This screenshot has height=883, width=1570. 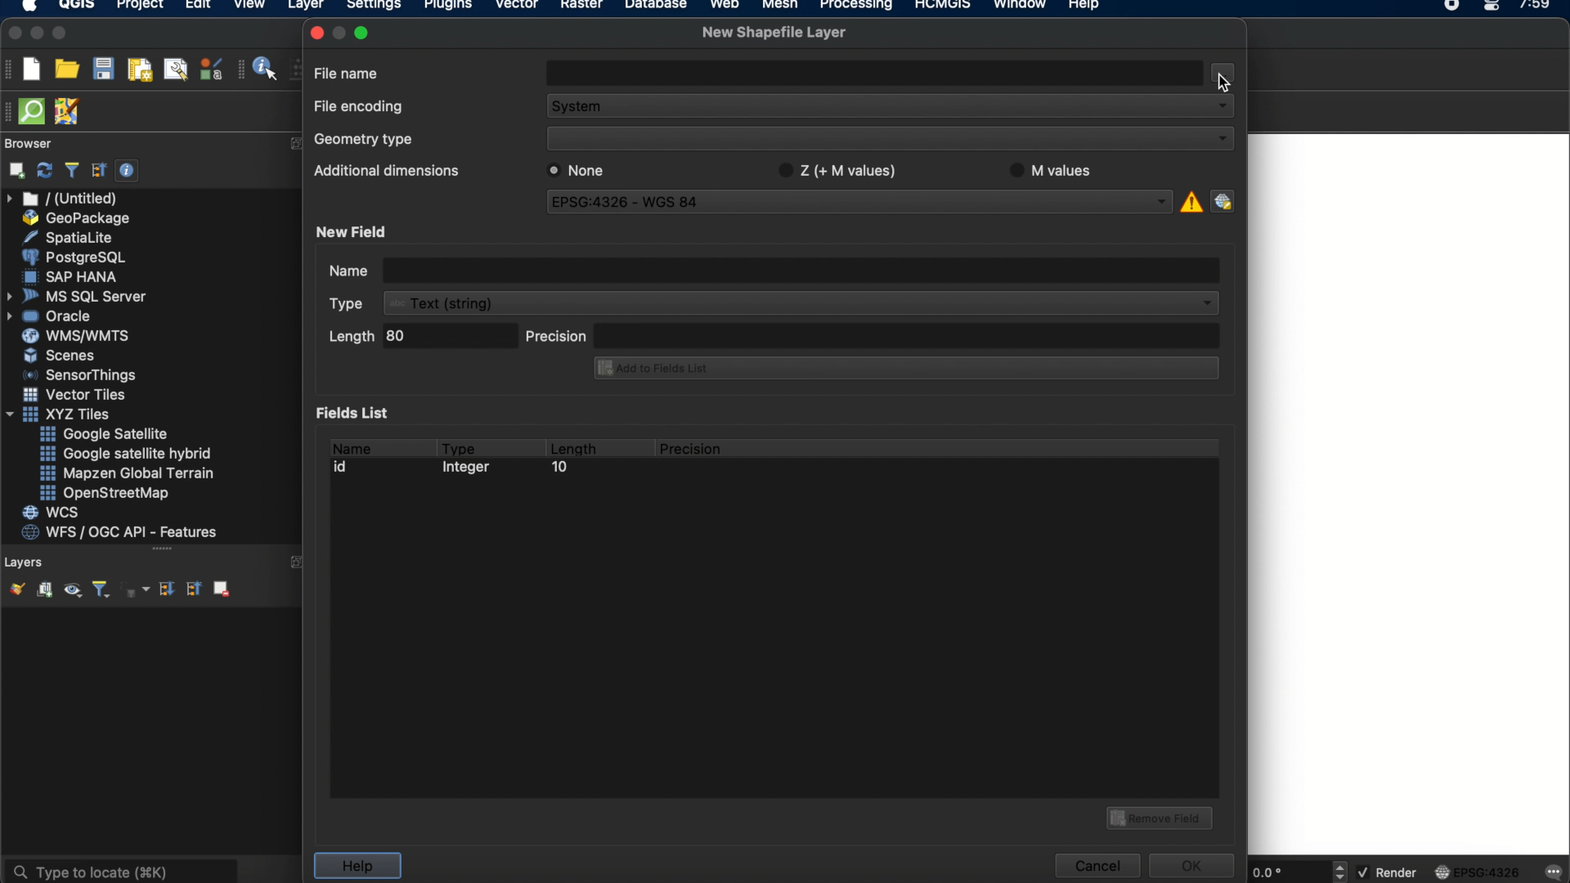 I want to click on collapse all, so click(x=192, y=588).